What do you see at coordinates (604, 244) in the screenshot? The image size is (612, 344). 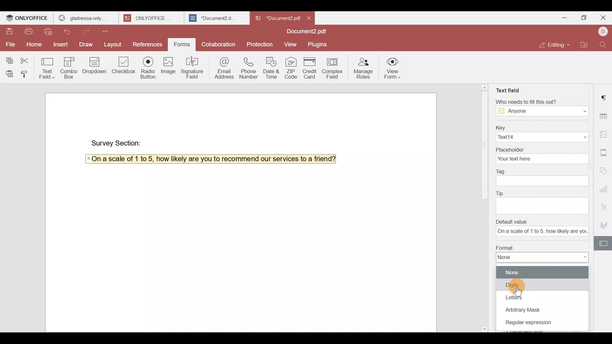 I see `Form settings` at bounding box center [604, 244].